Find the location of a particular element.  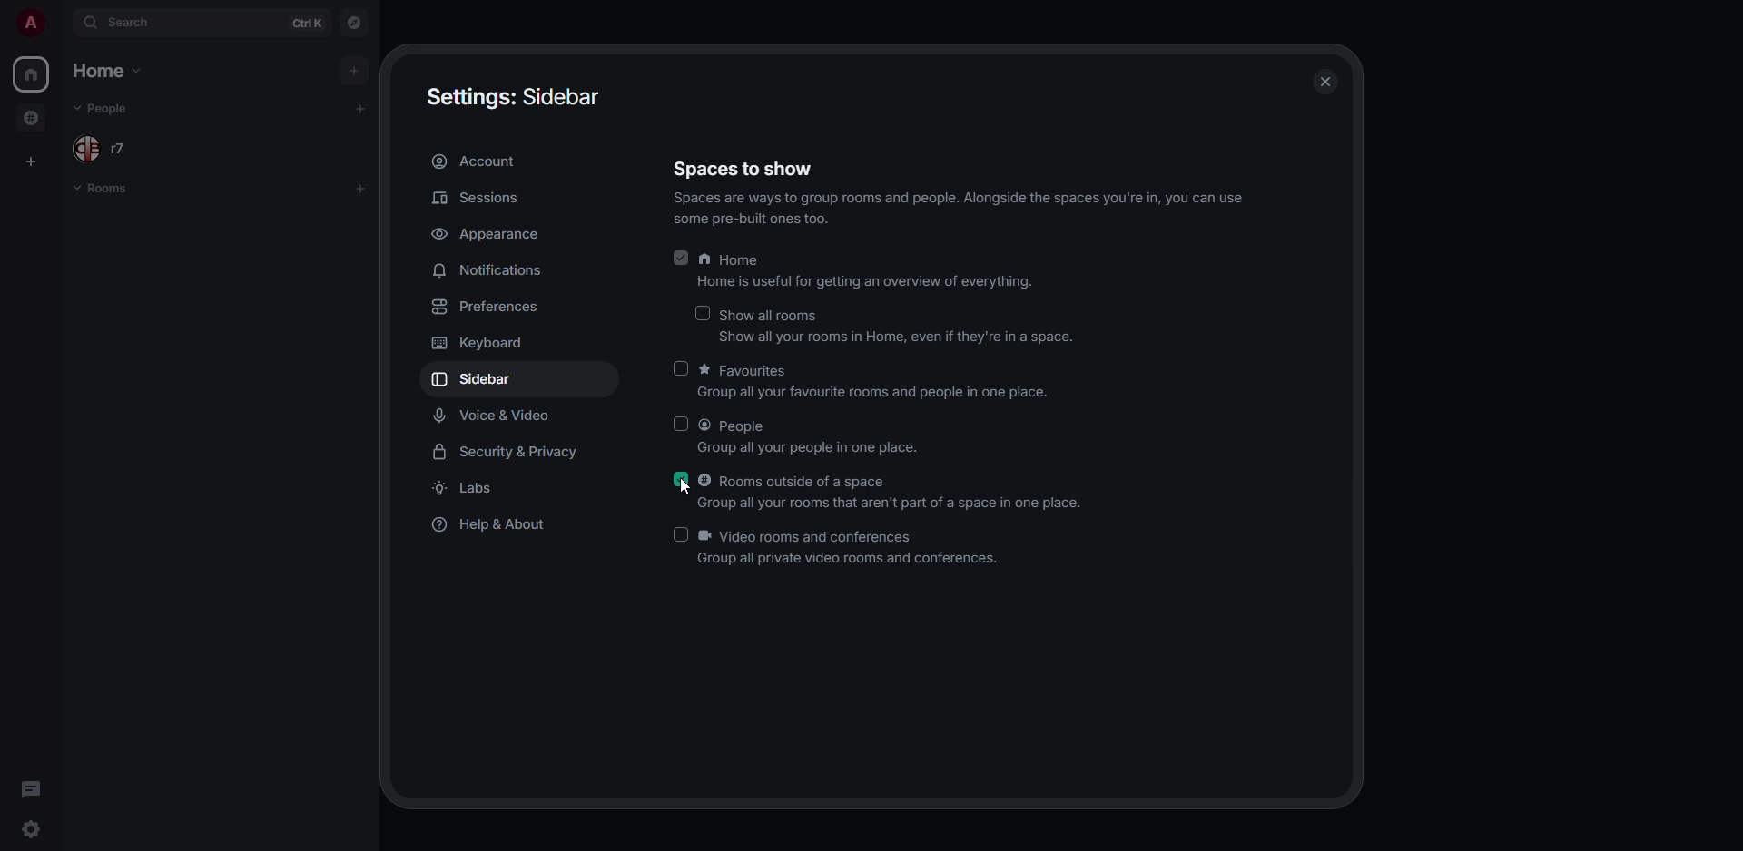

sidebar is located at coordinates (487, 378).